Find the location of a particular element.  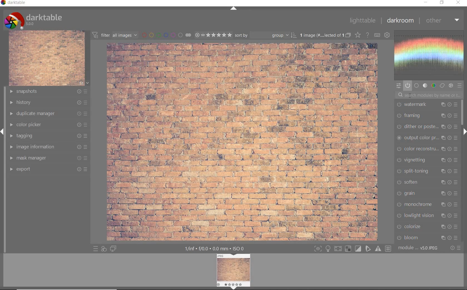

quick access panel is located at coordinates (399, 86).